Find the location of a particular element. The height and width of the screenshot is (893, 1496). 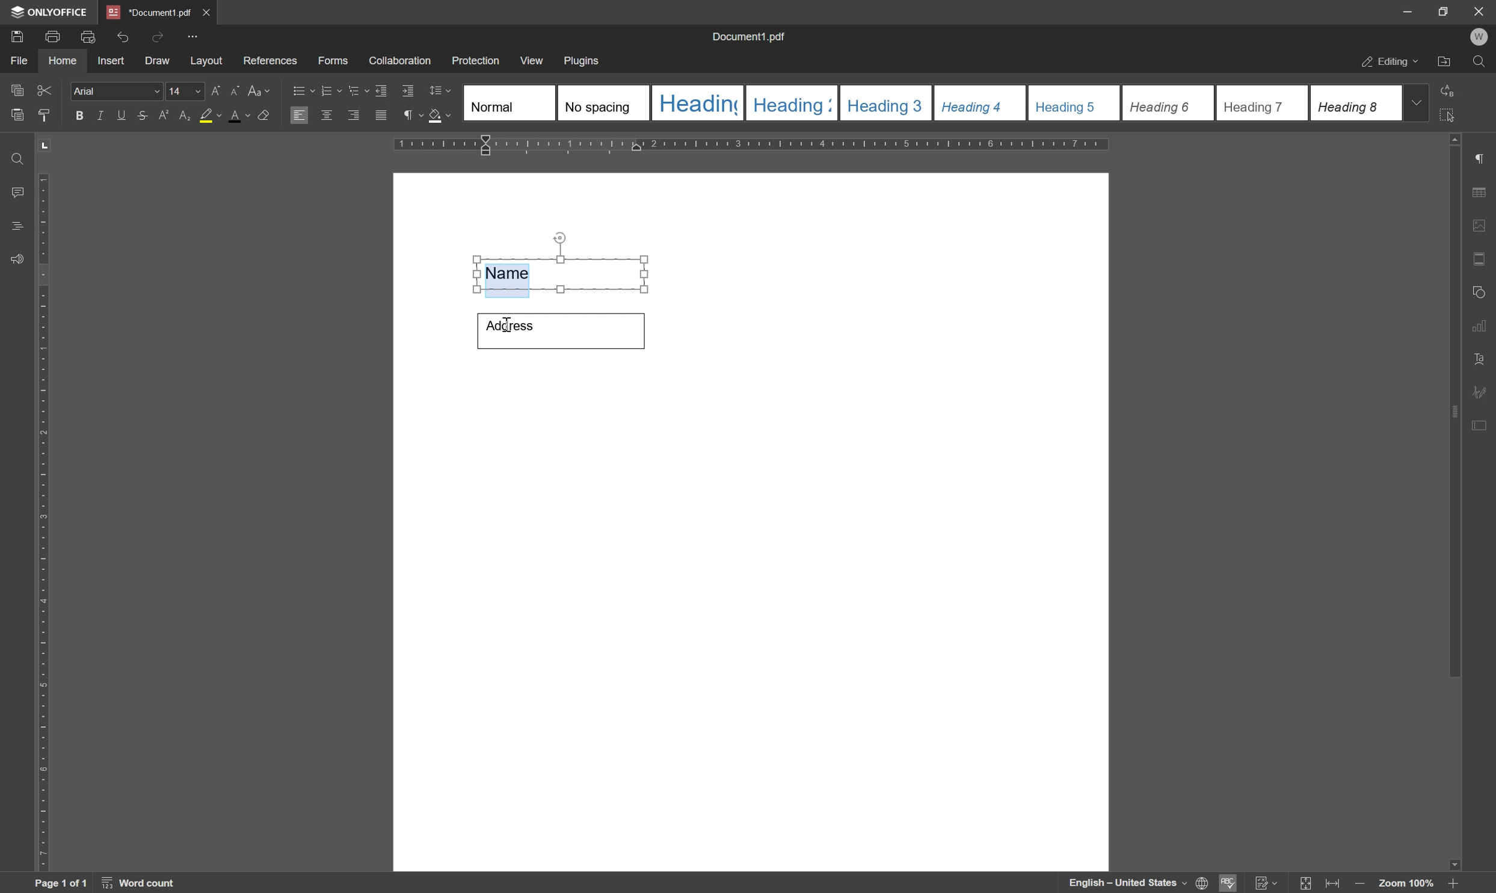

paste is located at coordinates (18, 116).